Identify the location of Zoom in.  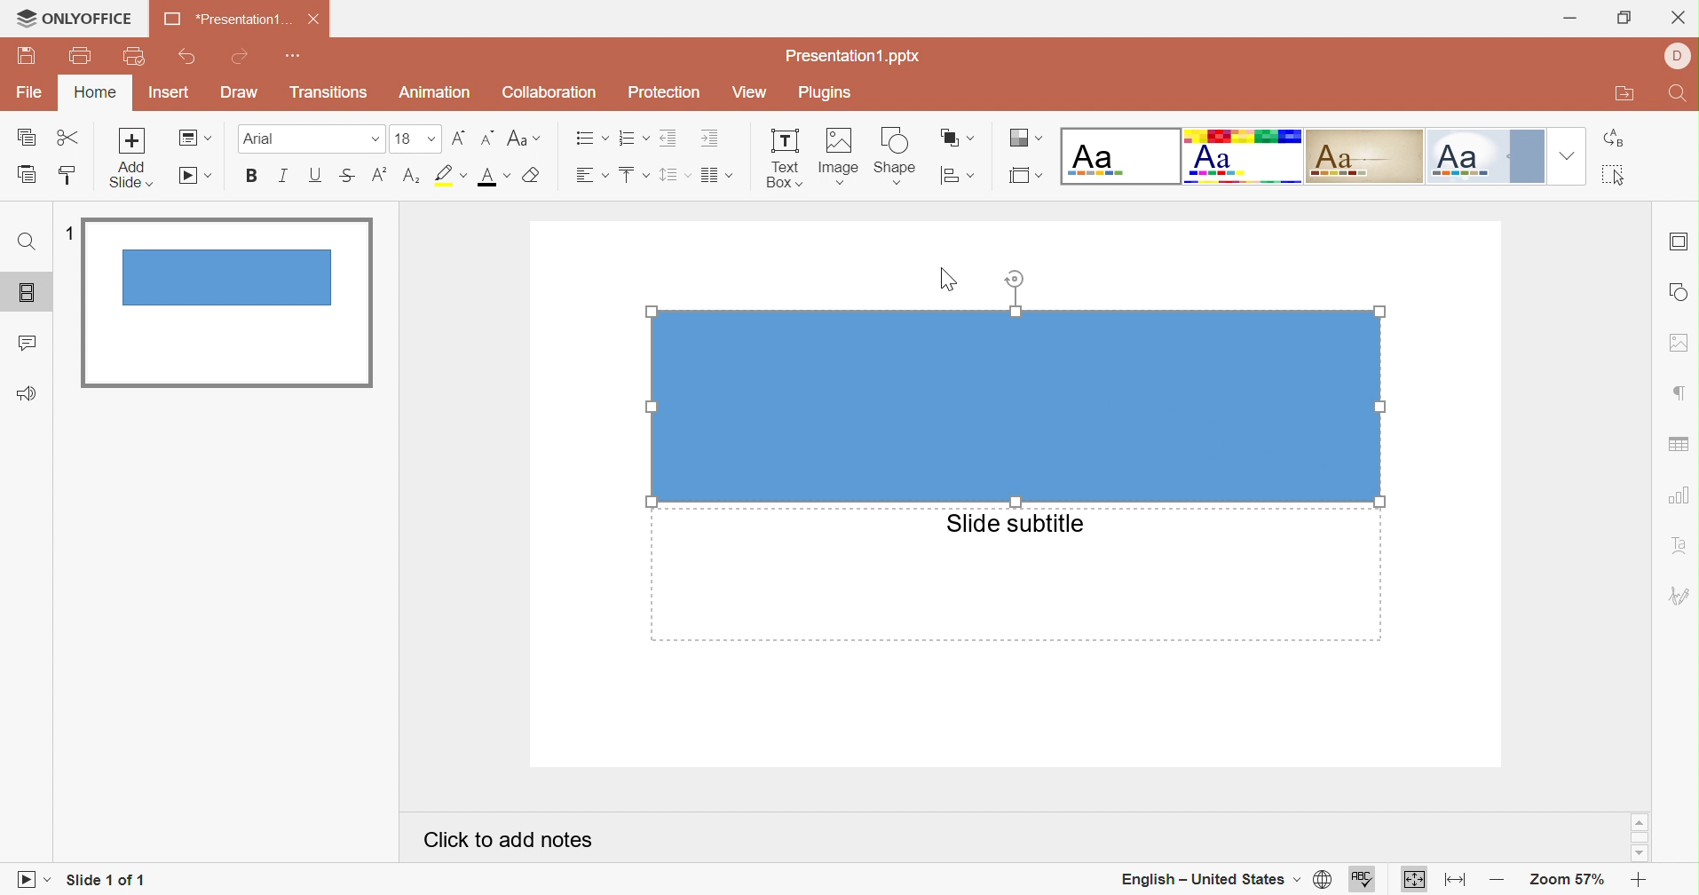
(1639, 883).